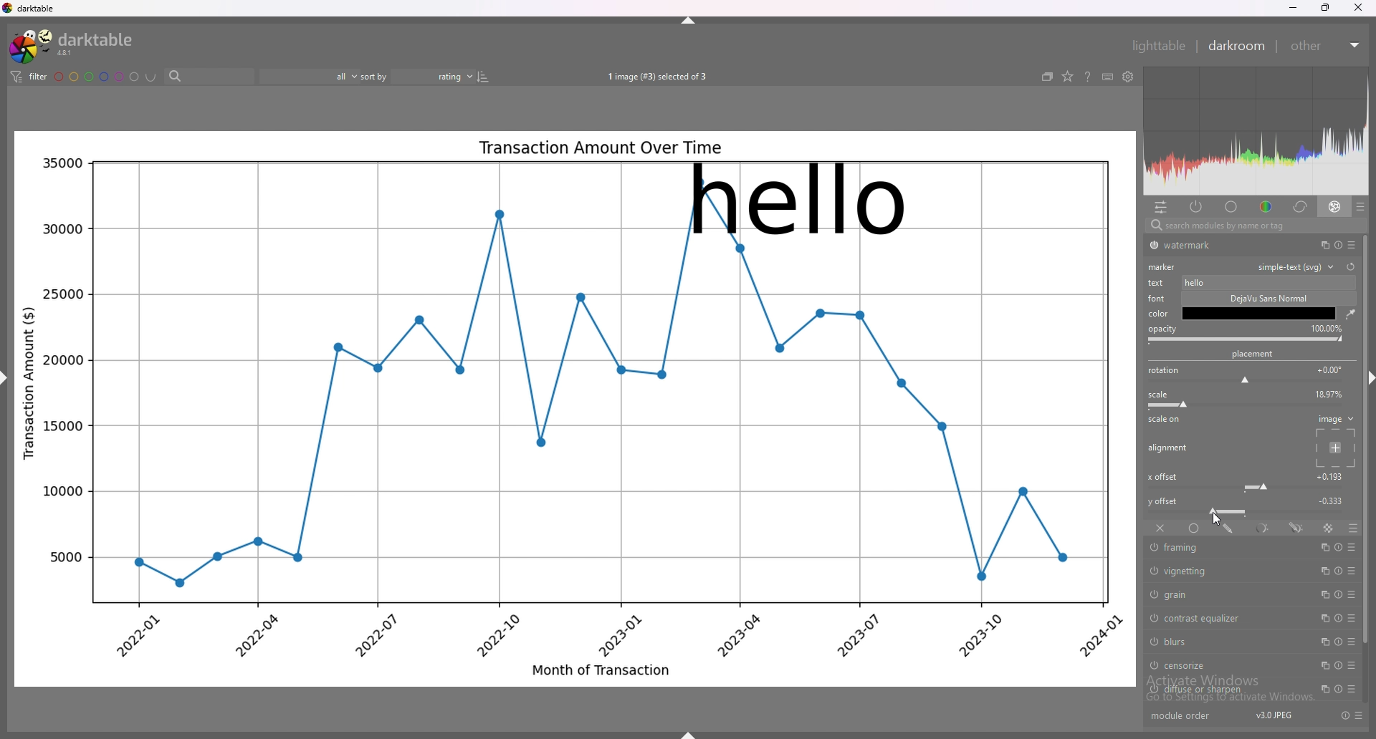 This screenshot has width=1376, height=739. I want to click on color labels, so click(97, 76).